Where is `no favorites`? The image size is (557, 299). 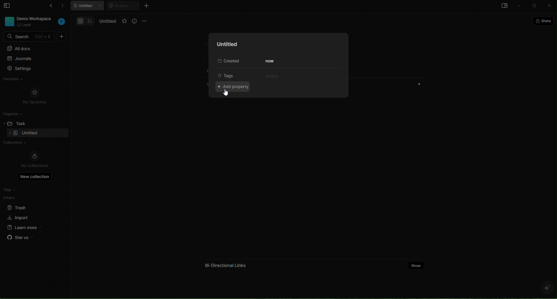 no favorites is located at coordinates (35, 95).